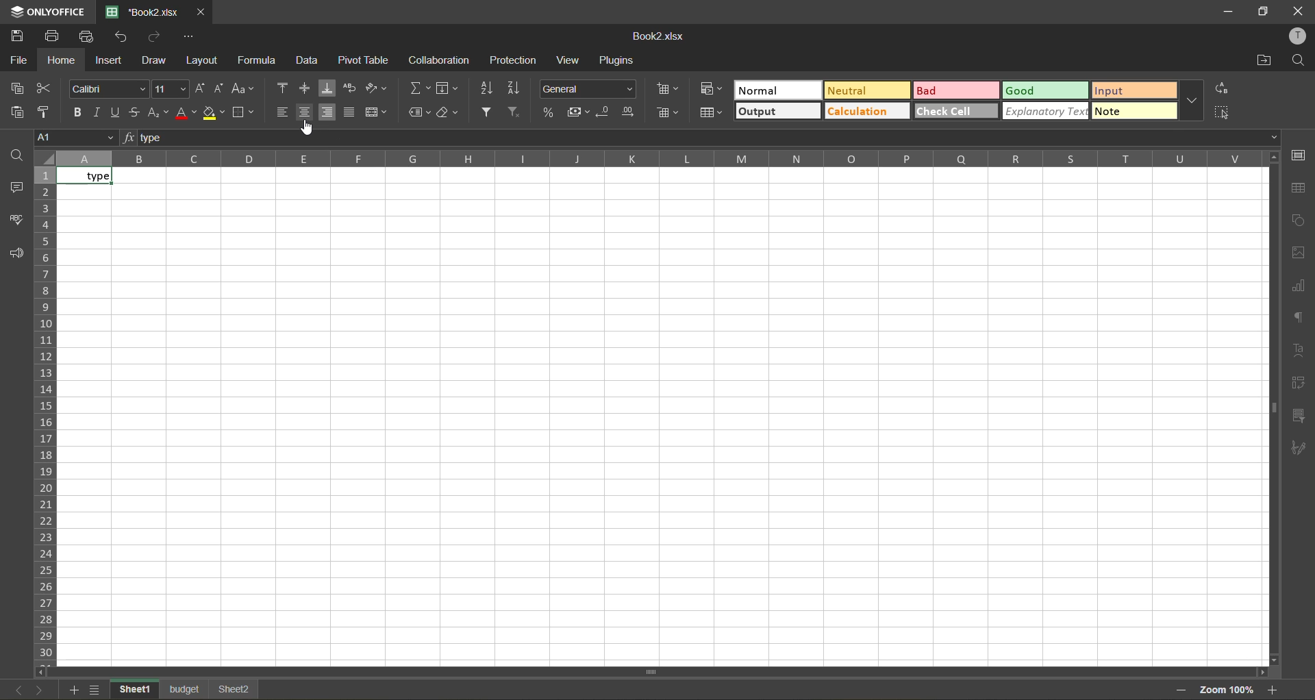 Image resolution: width=1315 pixels, height=700 pixels. What do you see at coordinates (1260, 671) in the screenshot?
I see `move right` at bounding box center [1260, 671].